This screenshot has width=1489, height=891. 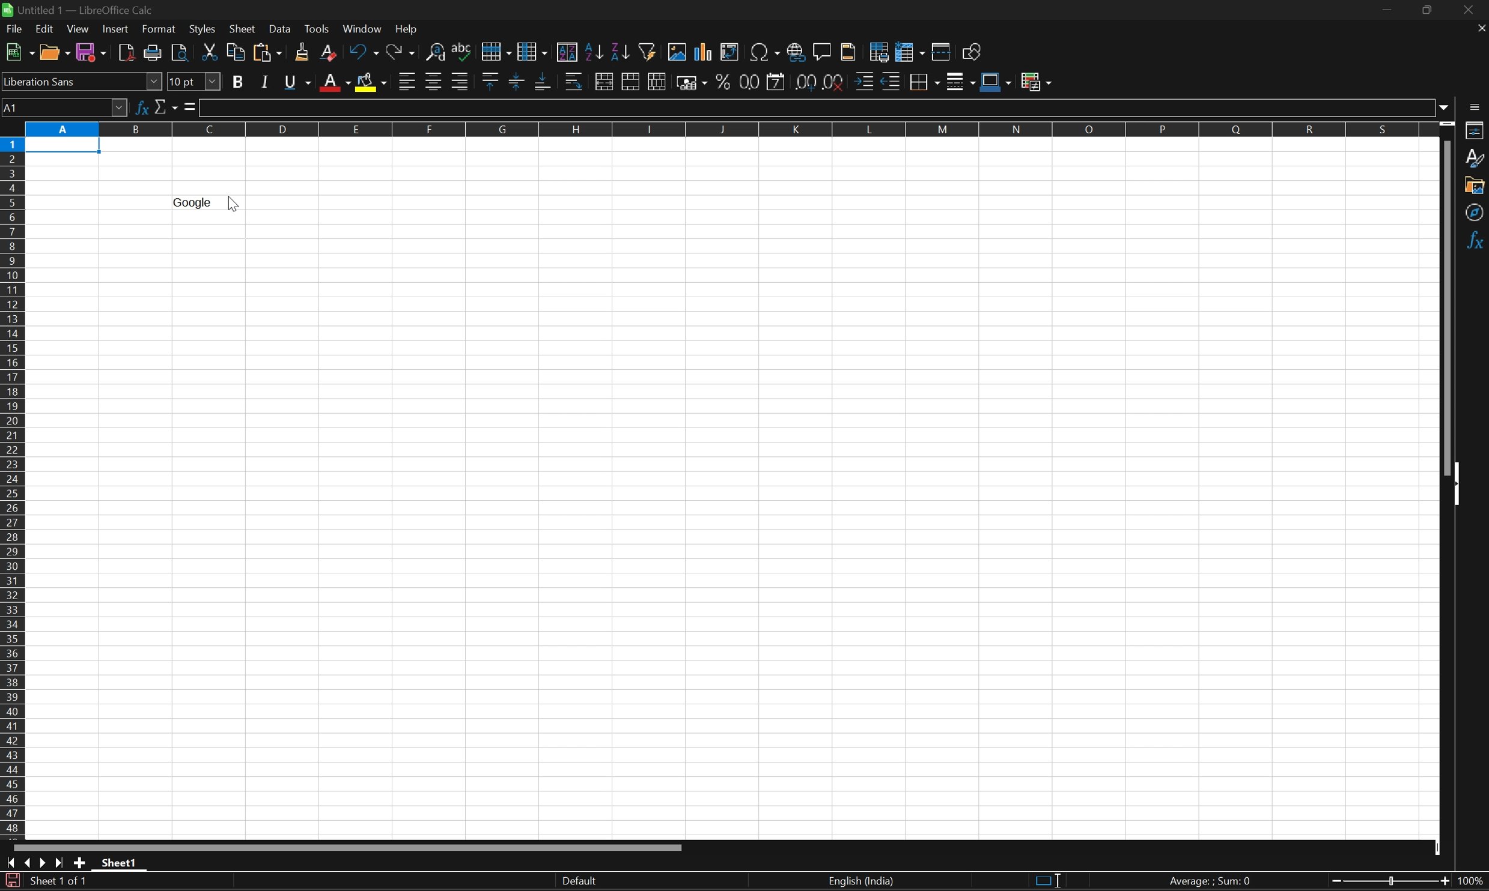 What do you see at coordinates (144, 107) in the screenshot?
I see `Function wizard` at bounding box center [144, 107].